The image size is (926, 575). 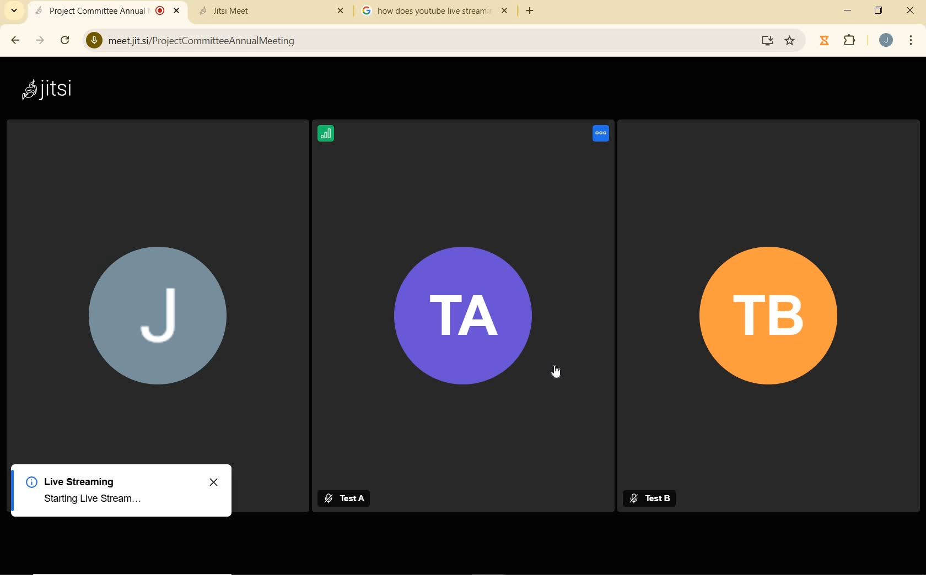 I want to click on , so click(x=340, y=12).